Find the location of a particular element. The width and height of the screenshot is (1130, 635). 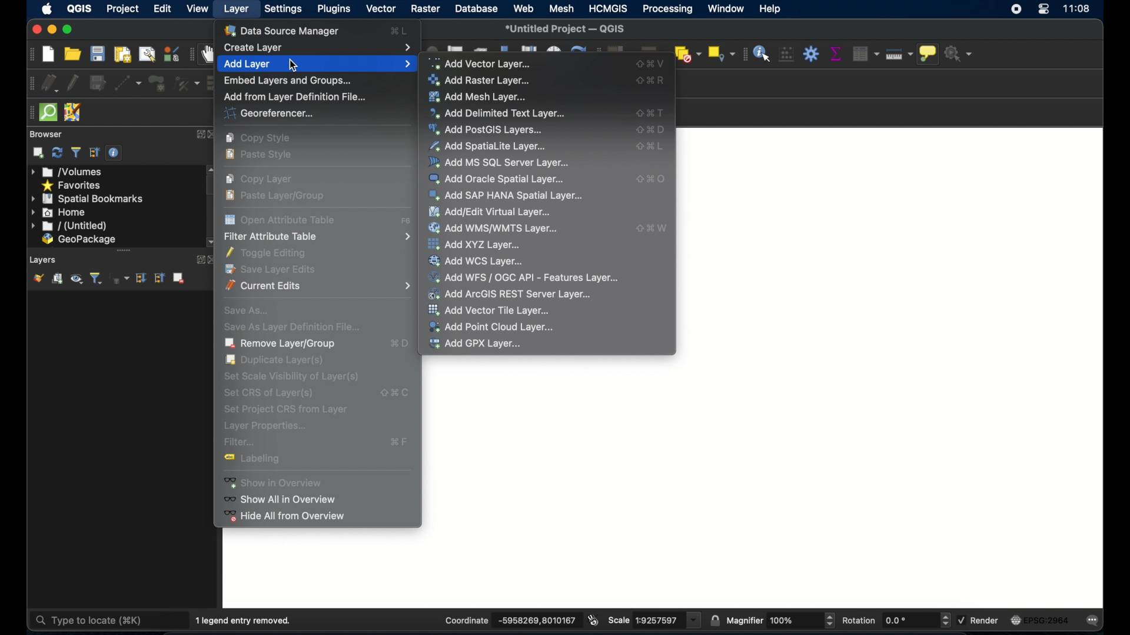

no action selected is located at coordinates (960, 54).